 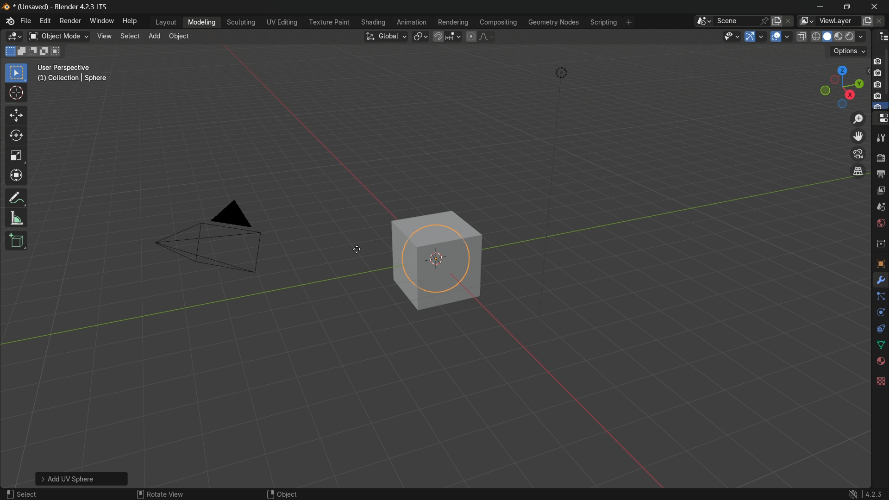 I want to click on logo, so click(x=9, y=21).